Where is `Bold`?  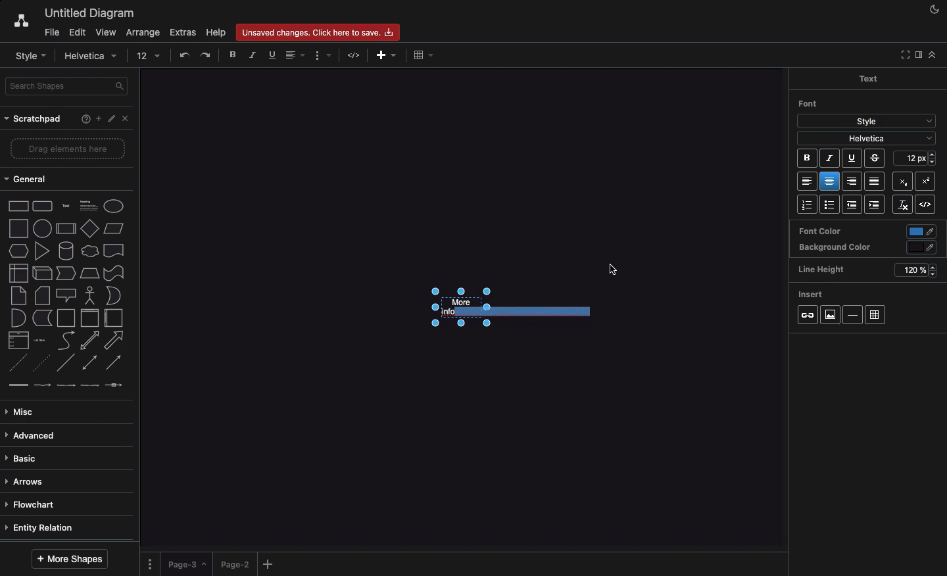 Bold is located at coordinates (808, 160).